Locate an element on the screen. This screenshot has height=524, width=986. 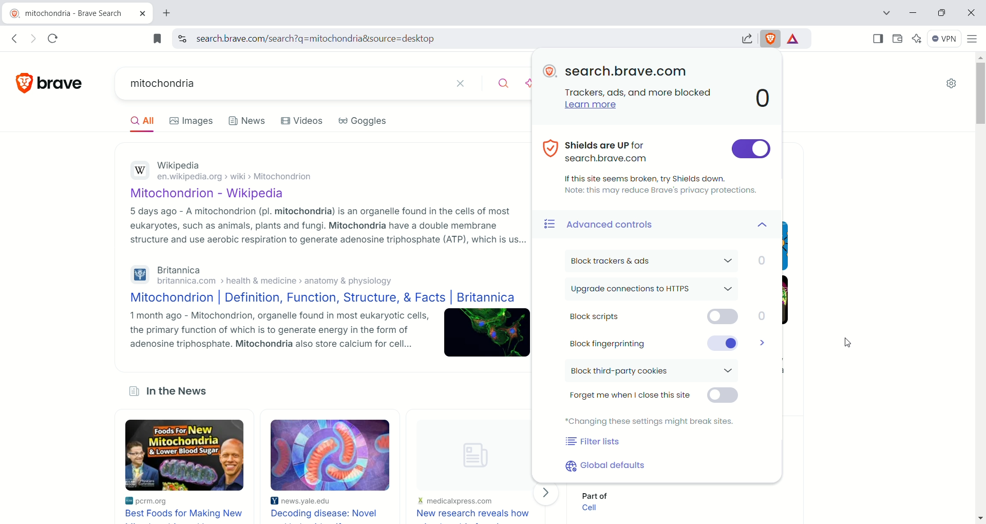
All is located at coordinates (145, 123).